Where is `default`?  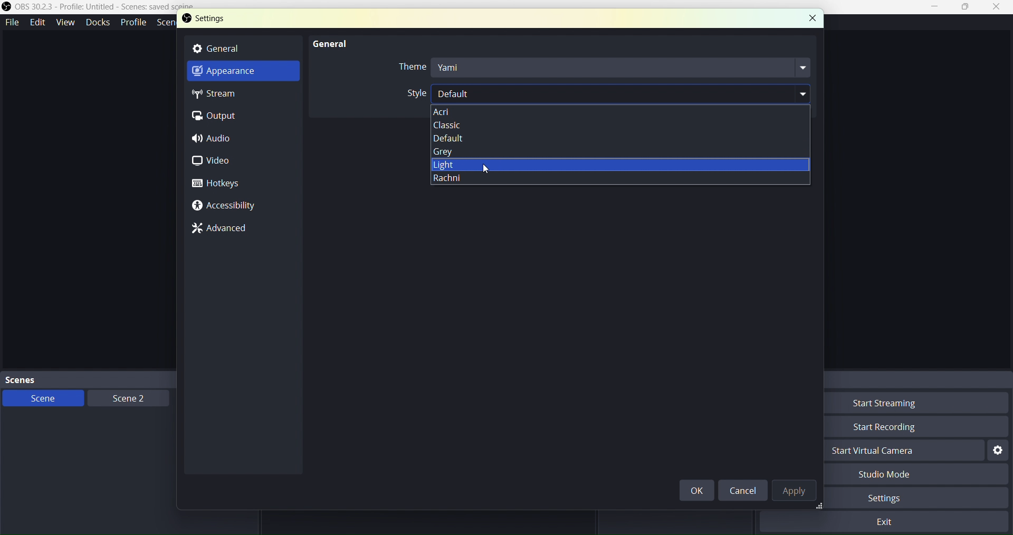 default is located at coordinates (642, 137).